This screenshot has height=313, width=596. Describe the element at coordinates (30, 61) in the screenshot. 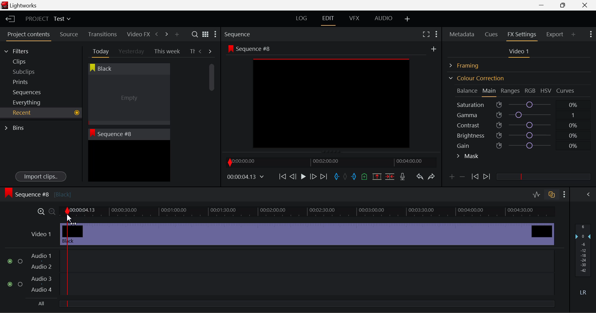

I see `Clips` at that location.